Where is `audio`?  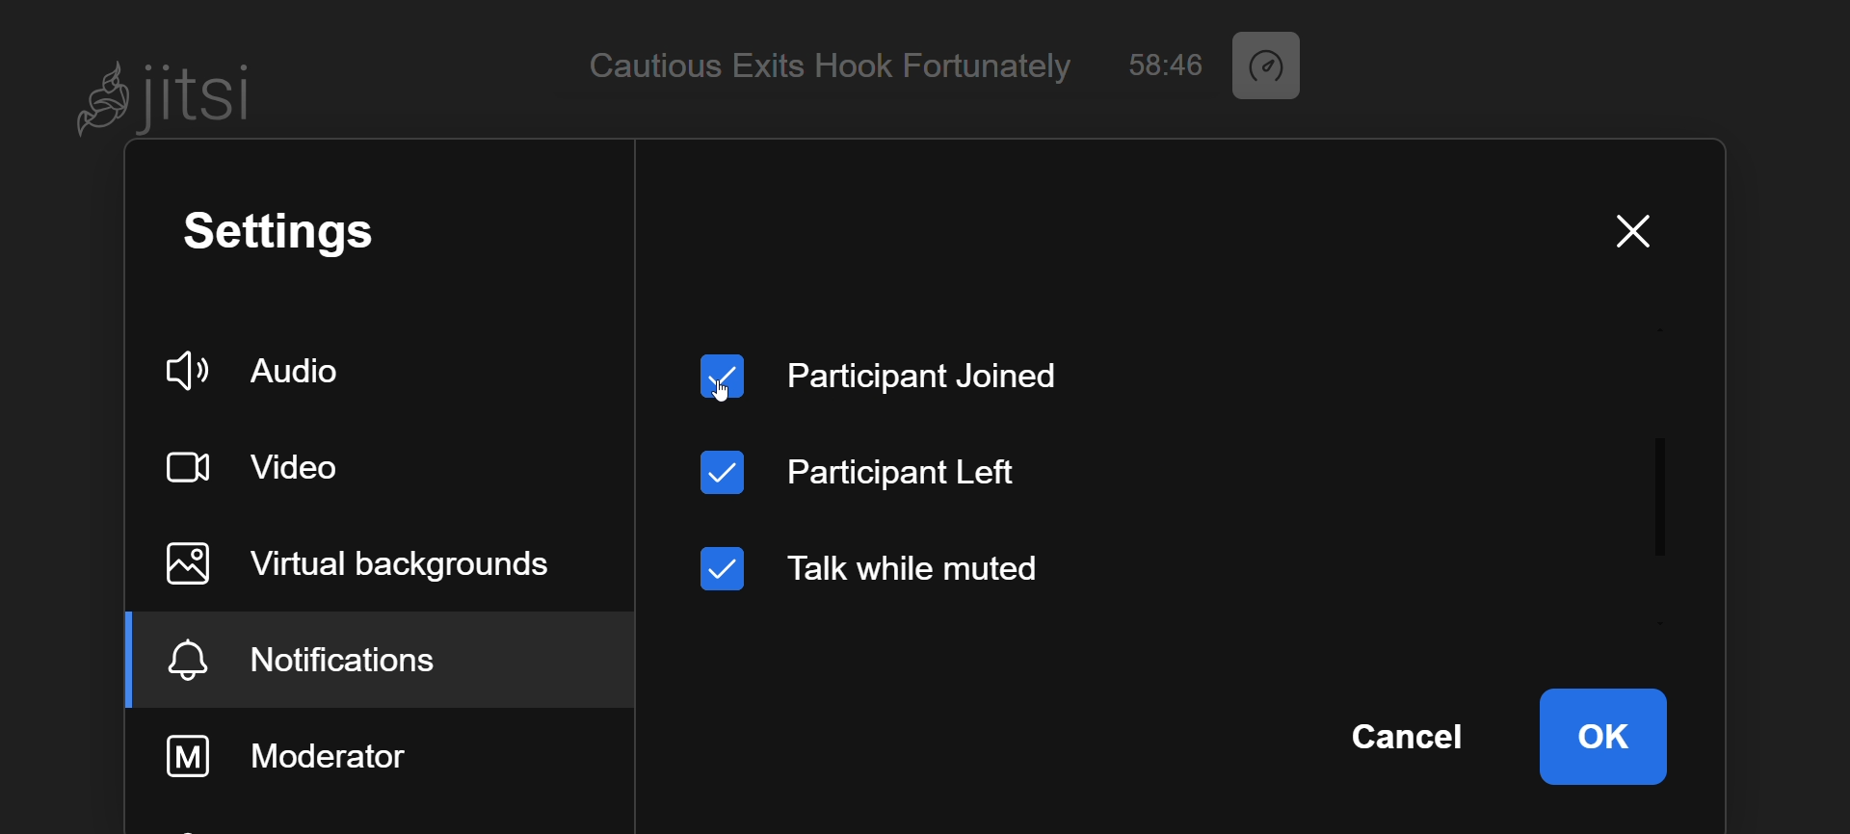
audio is located at coordinates (266, 363).